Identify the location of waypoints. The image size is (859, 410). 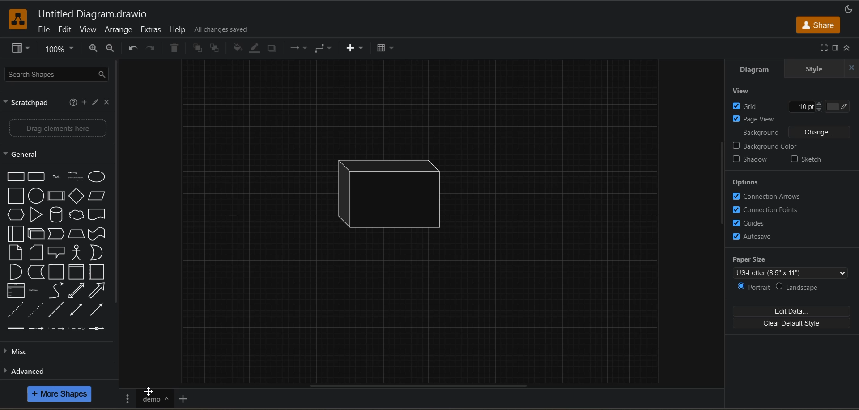
(325, 48).